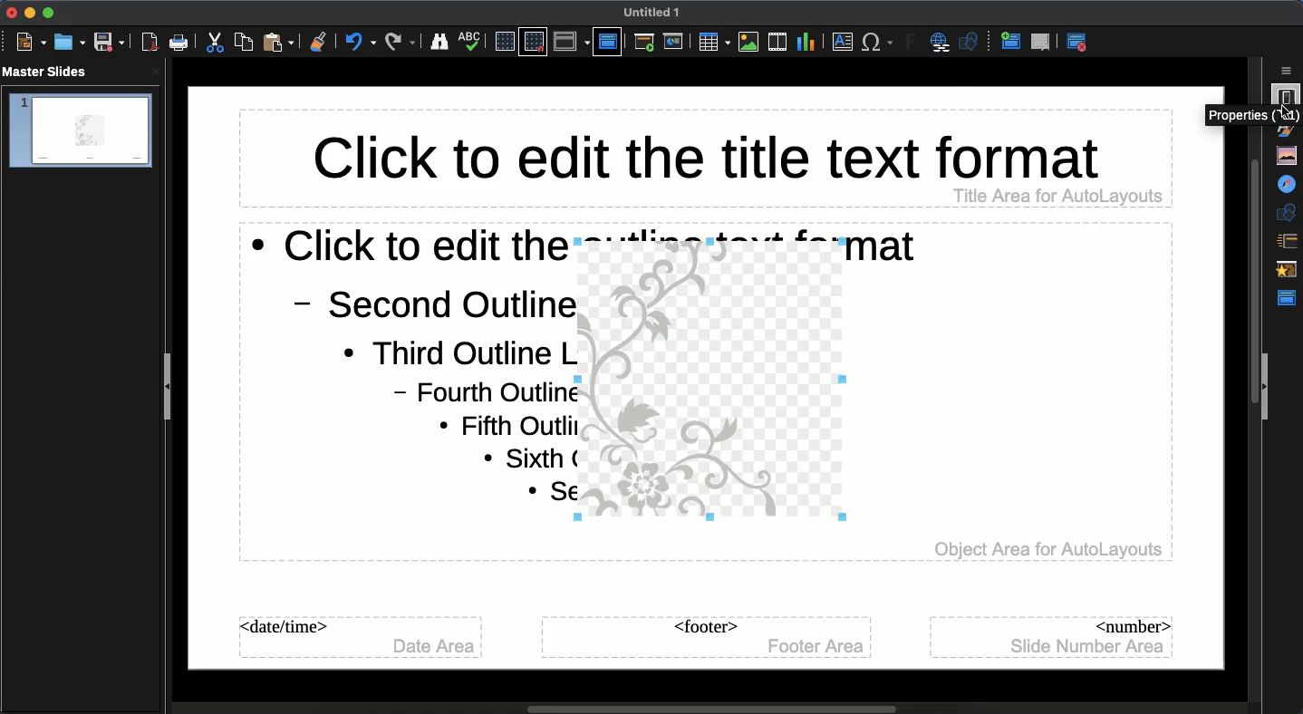 The width and height of the screenshot is (1303, 714). I want to click on Master slide, so click(1289, 298).